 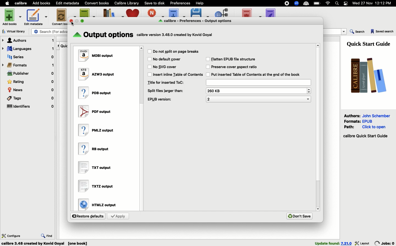 What do you see at coordinates (297, 4) in the screenshot?
I see `Extensions` at bounding box center [297, 4].